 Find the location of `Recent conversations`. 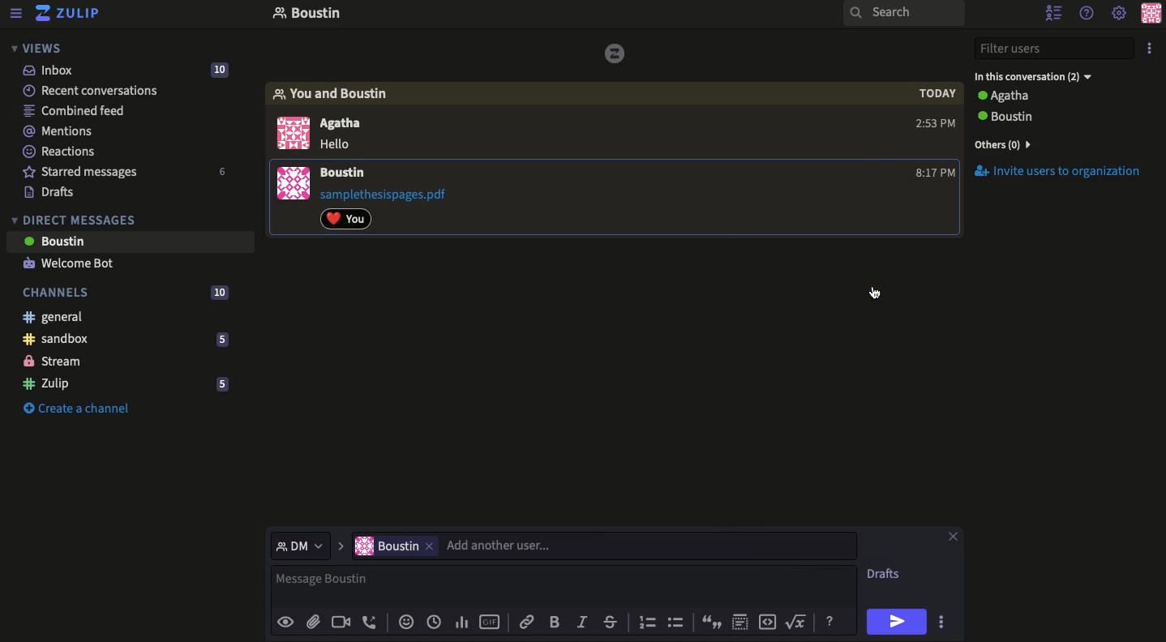

Recent conversations is located at coordinates (92, 91).